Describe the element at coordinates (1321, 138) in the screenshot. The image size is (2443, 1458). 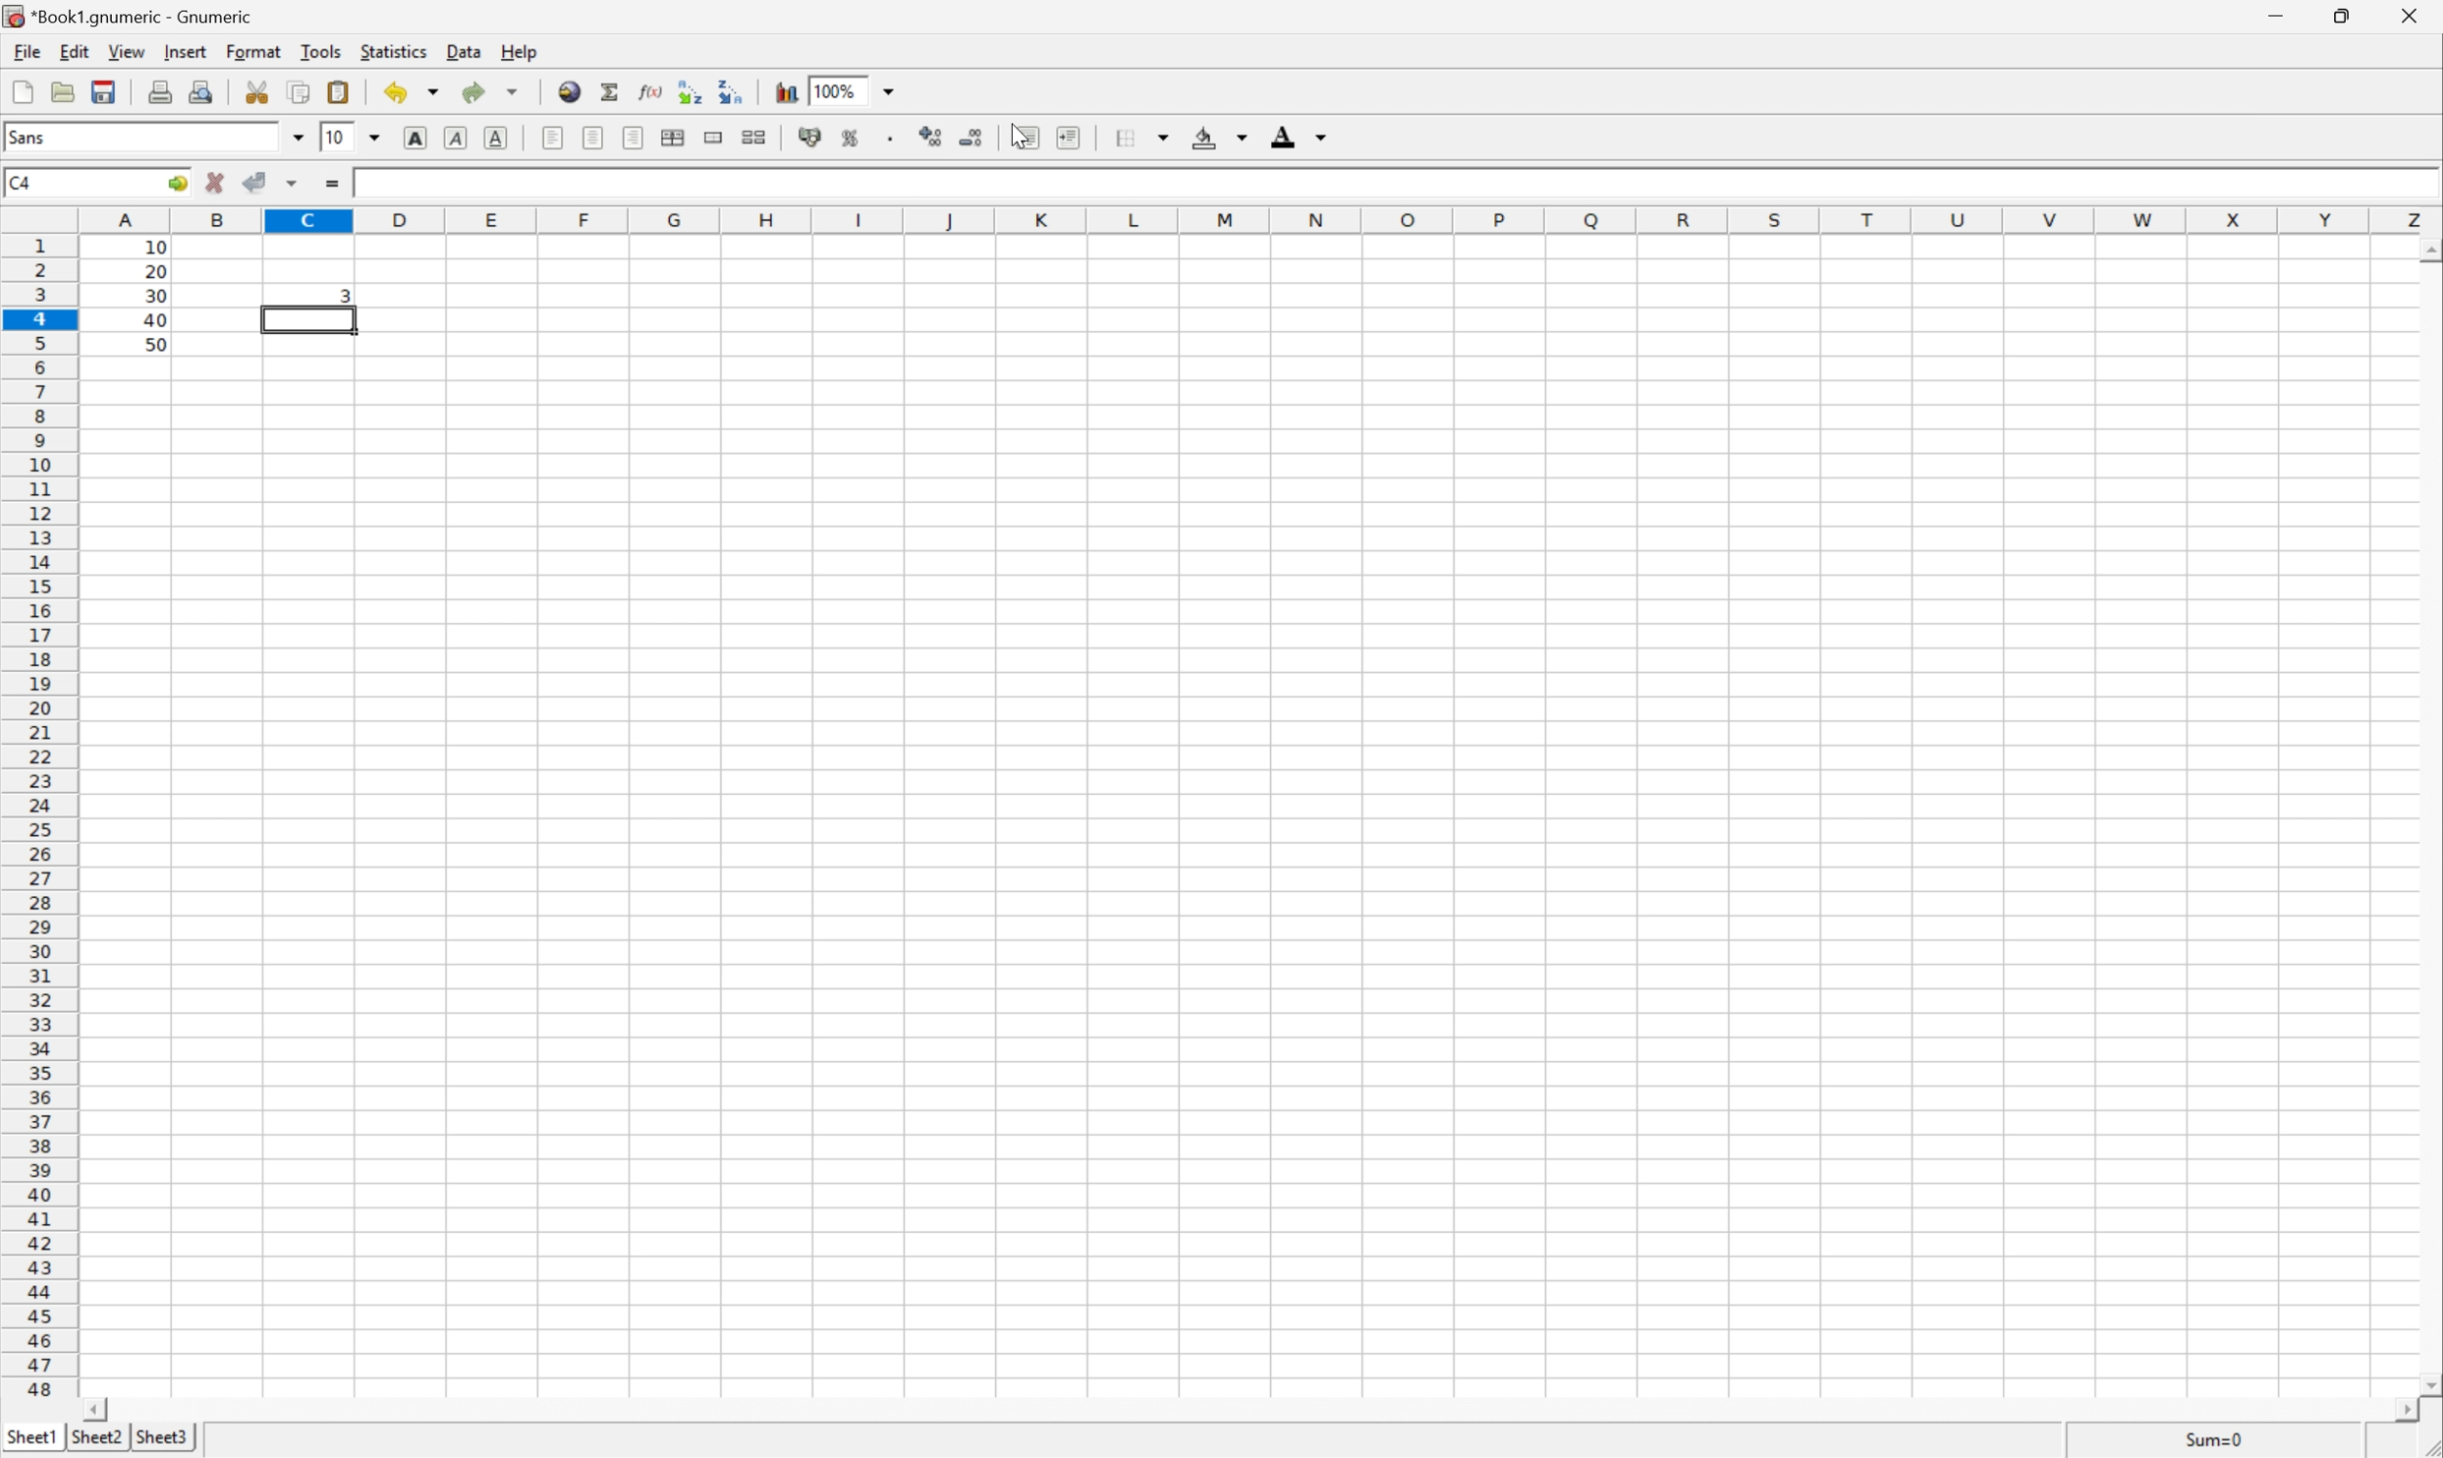
I see `Drop down` at that location.